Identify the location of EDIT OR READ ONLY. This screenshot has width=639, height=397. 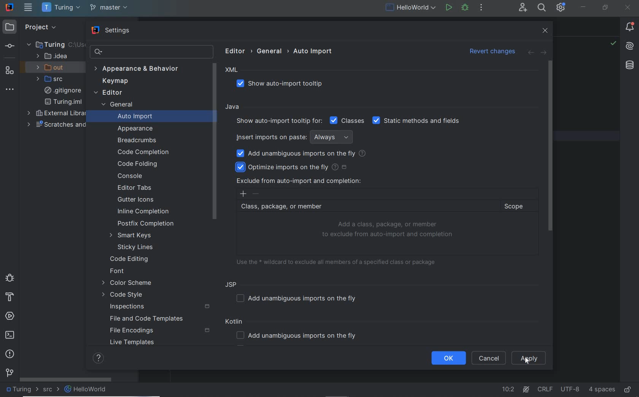
(628, 386).